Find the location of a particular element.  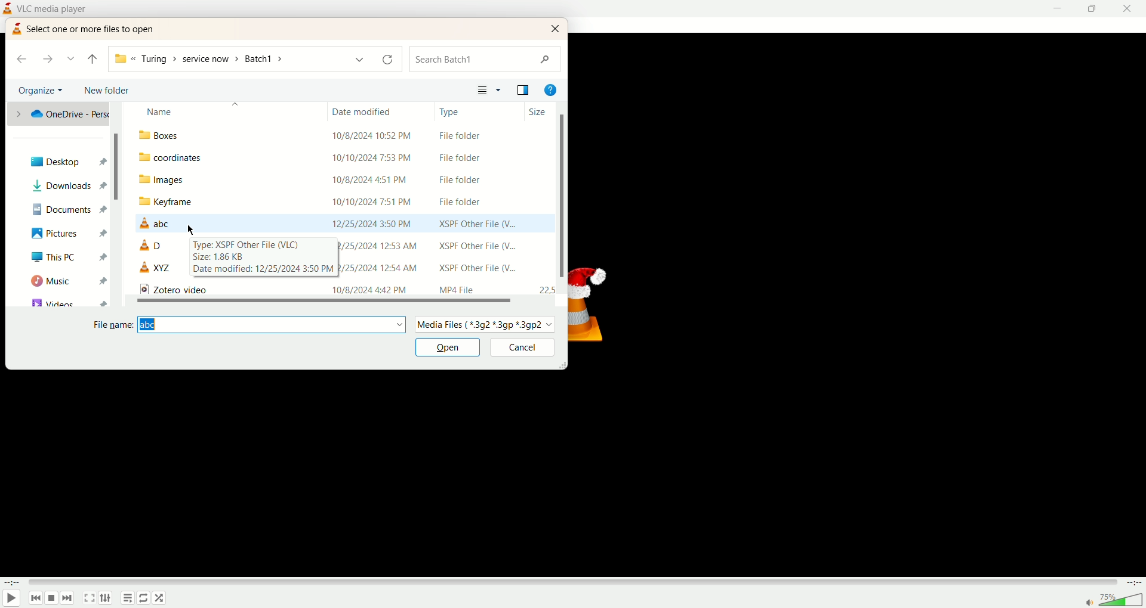

close is located at coordinates (1130, 9).